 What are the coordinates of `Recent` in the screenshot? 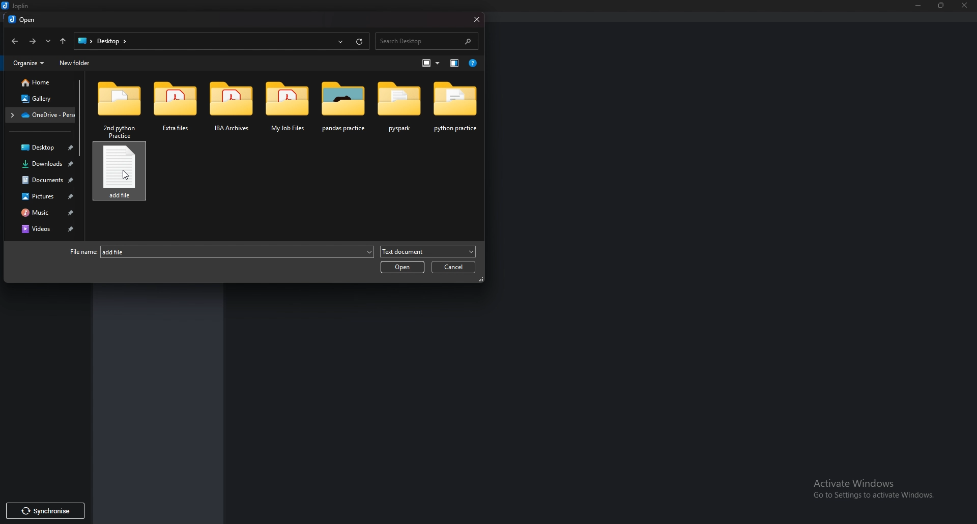 It's located at (342, 41).